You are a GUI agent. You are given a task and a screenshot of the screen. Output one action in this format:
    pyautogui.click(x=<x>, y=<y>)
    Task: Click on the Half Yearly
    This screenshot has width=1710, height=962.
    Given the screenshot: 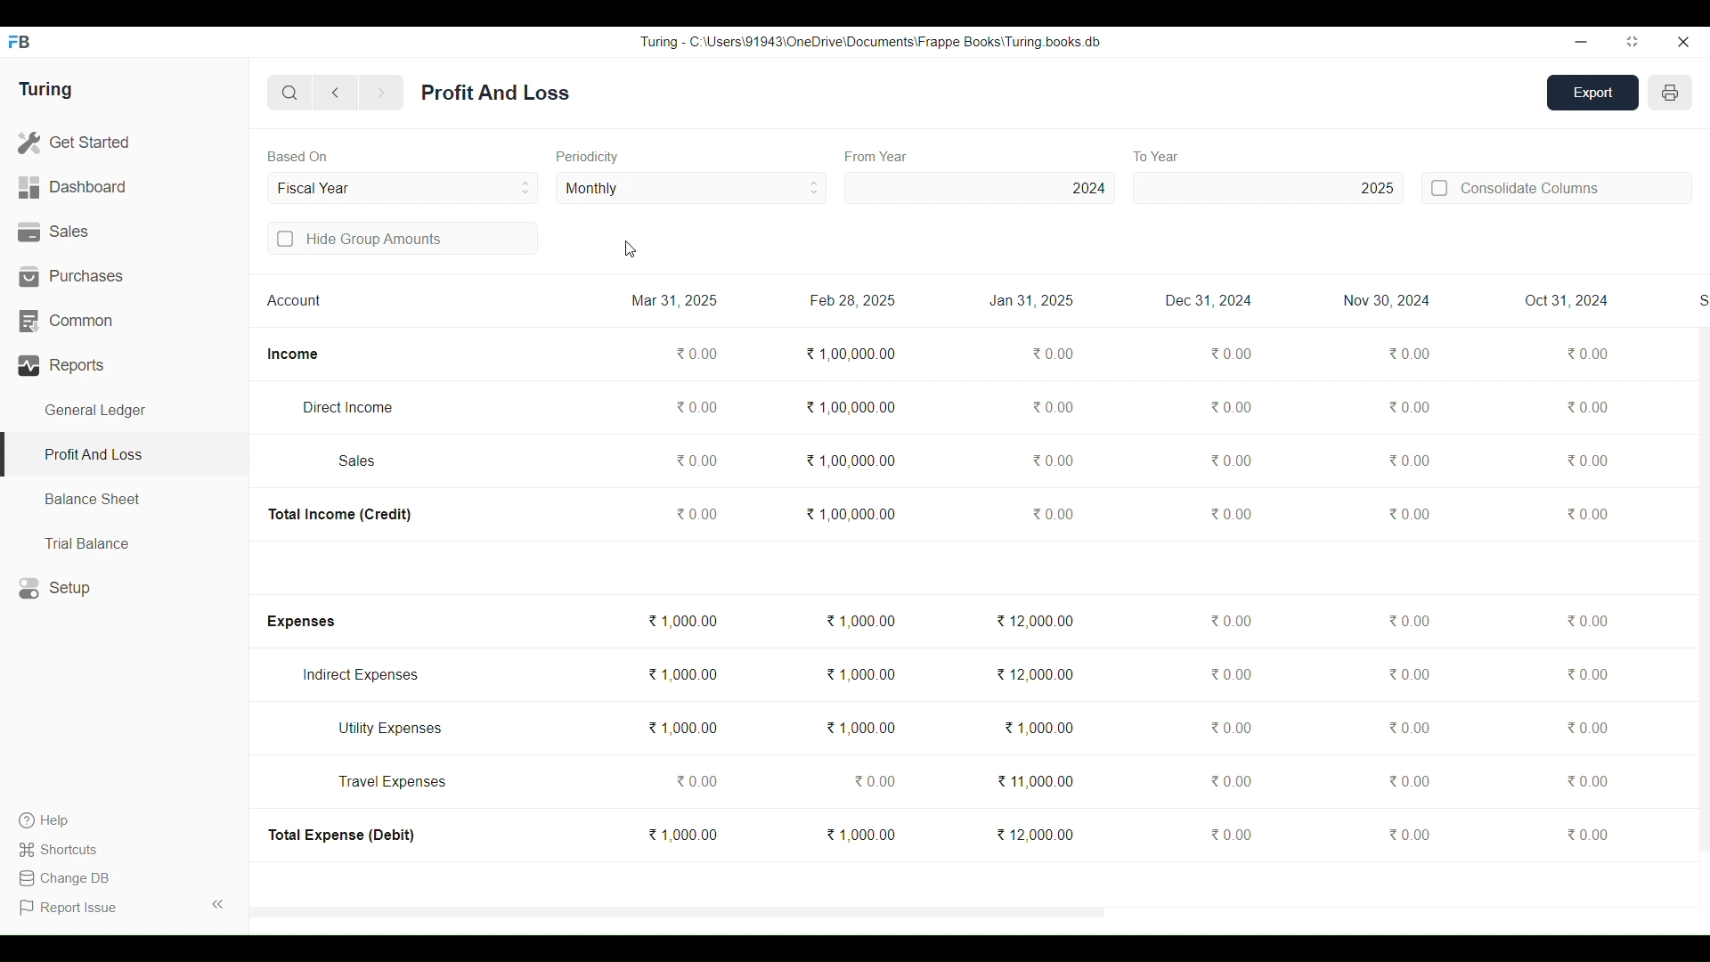 What is the action you would take?
    pyautogui.click(x=691, y=187)
    